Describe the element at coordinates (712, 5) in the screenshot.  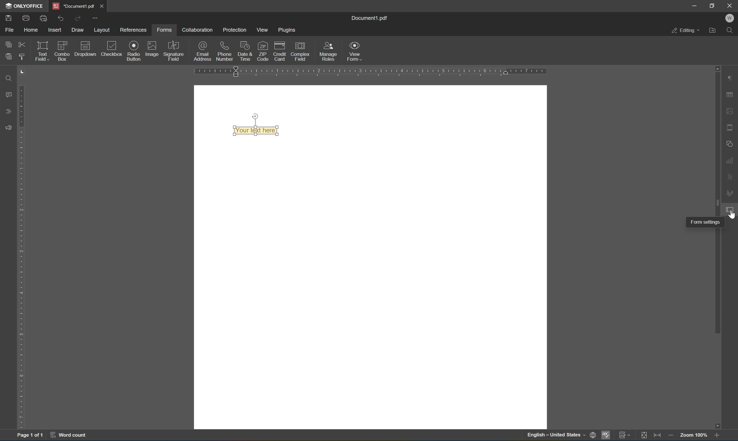
I see `restore down` at that location.